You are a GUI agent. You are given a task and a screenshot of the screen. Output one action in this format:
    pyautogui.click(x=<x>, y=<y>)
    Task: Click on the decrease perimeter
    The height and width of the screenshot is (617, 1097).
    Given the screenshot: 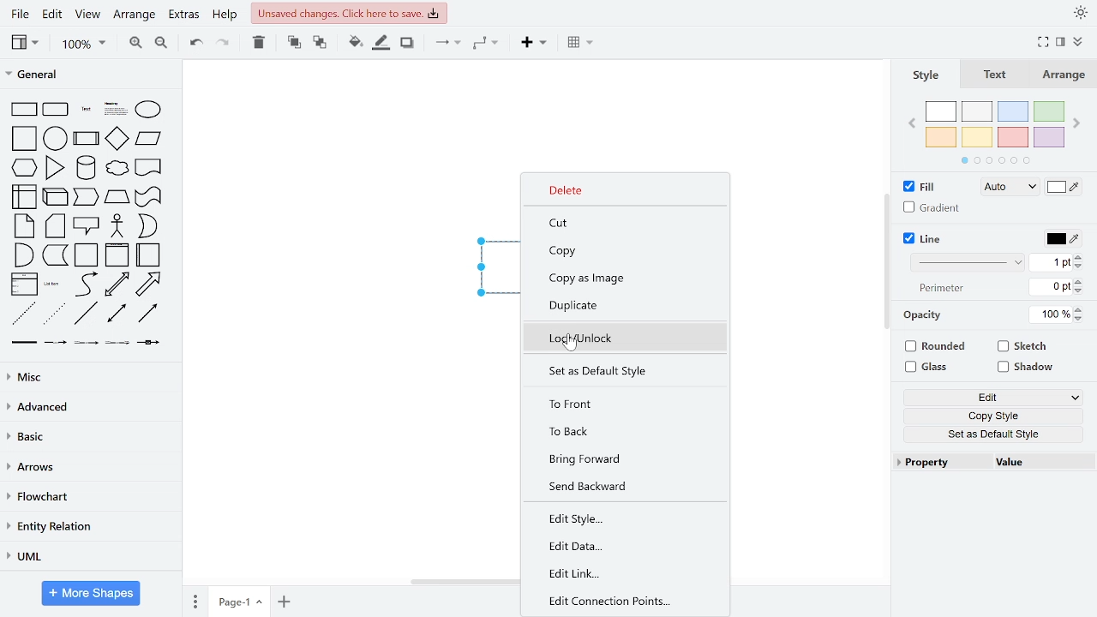 What is the action you would take?
    pyautogui.click(x=1081, y=291)
    